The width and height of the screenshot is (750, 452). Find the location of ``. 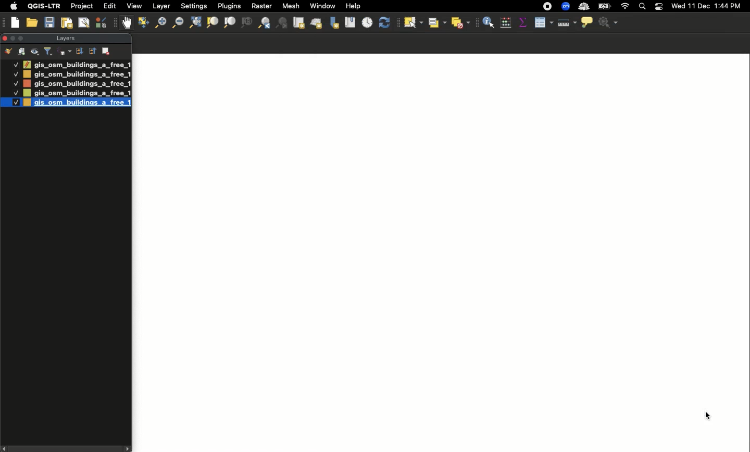

 is located at coordinates (477, 23).